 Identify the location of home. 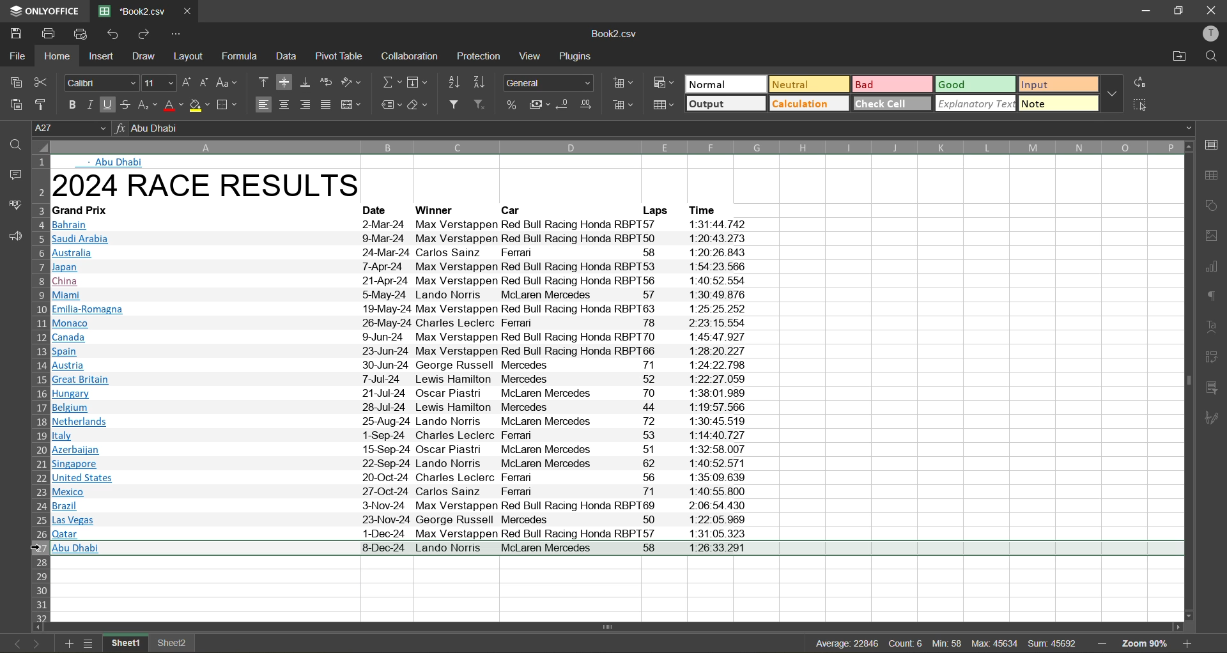
(54, 56).